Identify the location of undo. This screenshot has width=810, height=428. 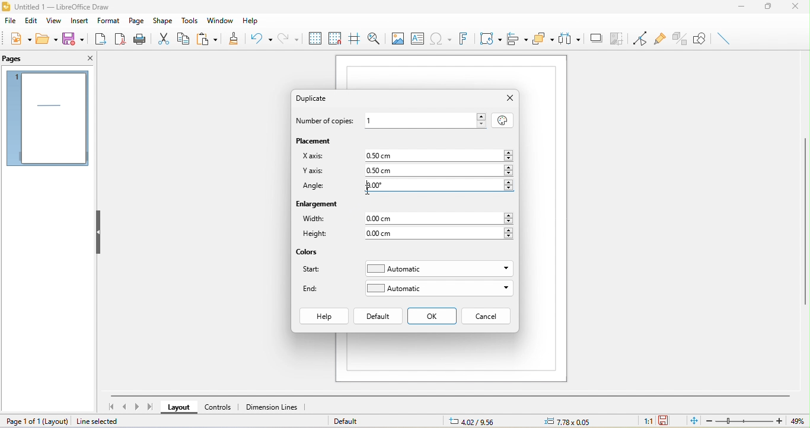
(262, 40).